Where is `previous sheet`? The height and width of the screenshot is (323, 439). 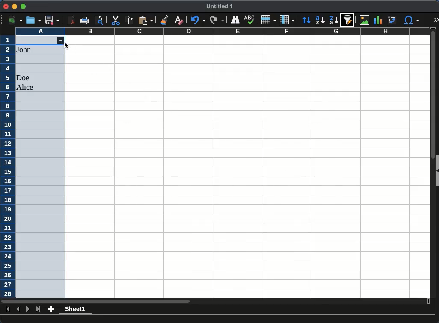 previous sheet is located at coordinates (19, 309).